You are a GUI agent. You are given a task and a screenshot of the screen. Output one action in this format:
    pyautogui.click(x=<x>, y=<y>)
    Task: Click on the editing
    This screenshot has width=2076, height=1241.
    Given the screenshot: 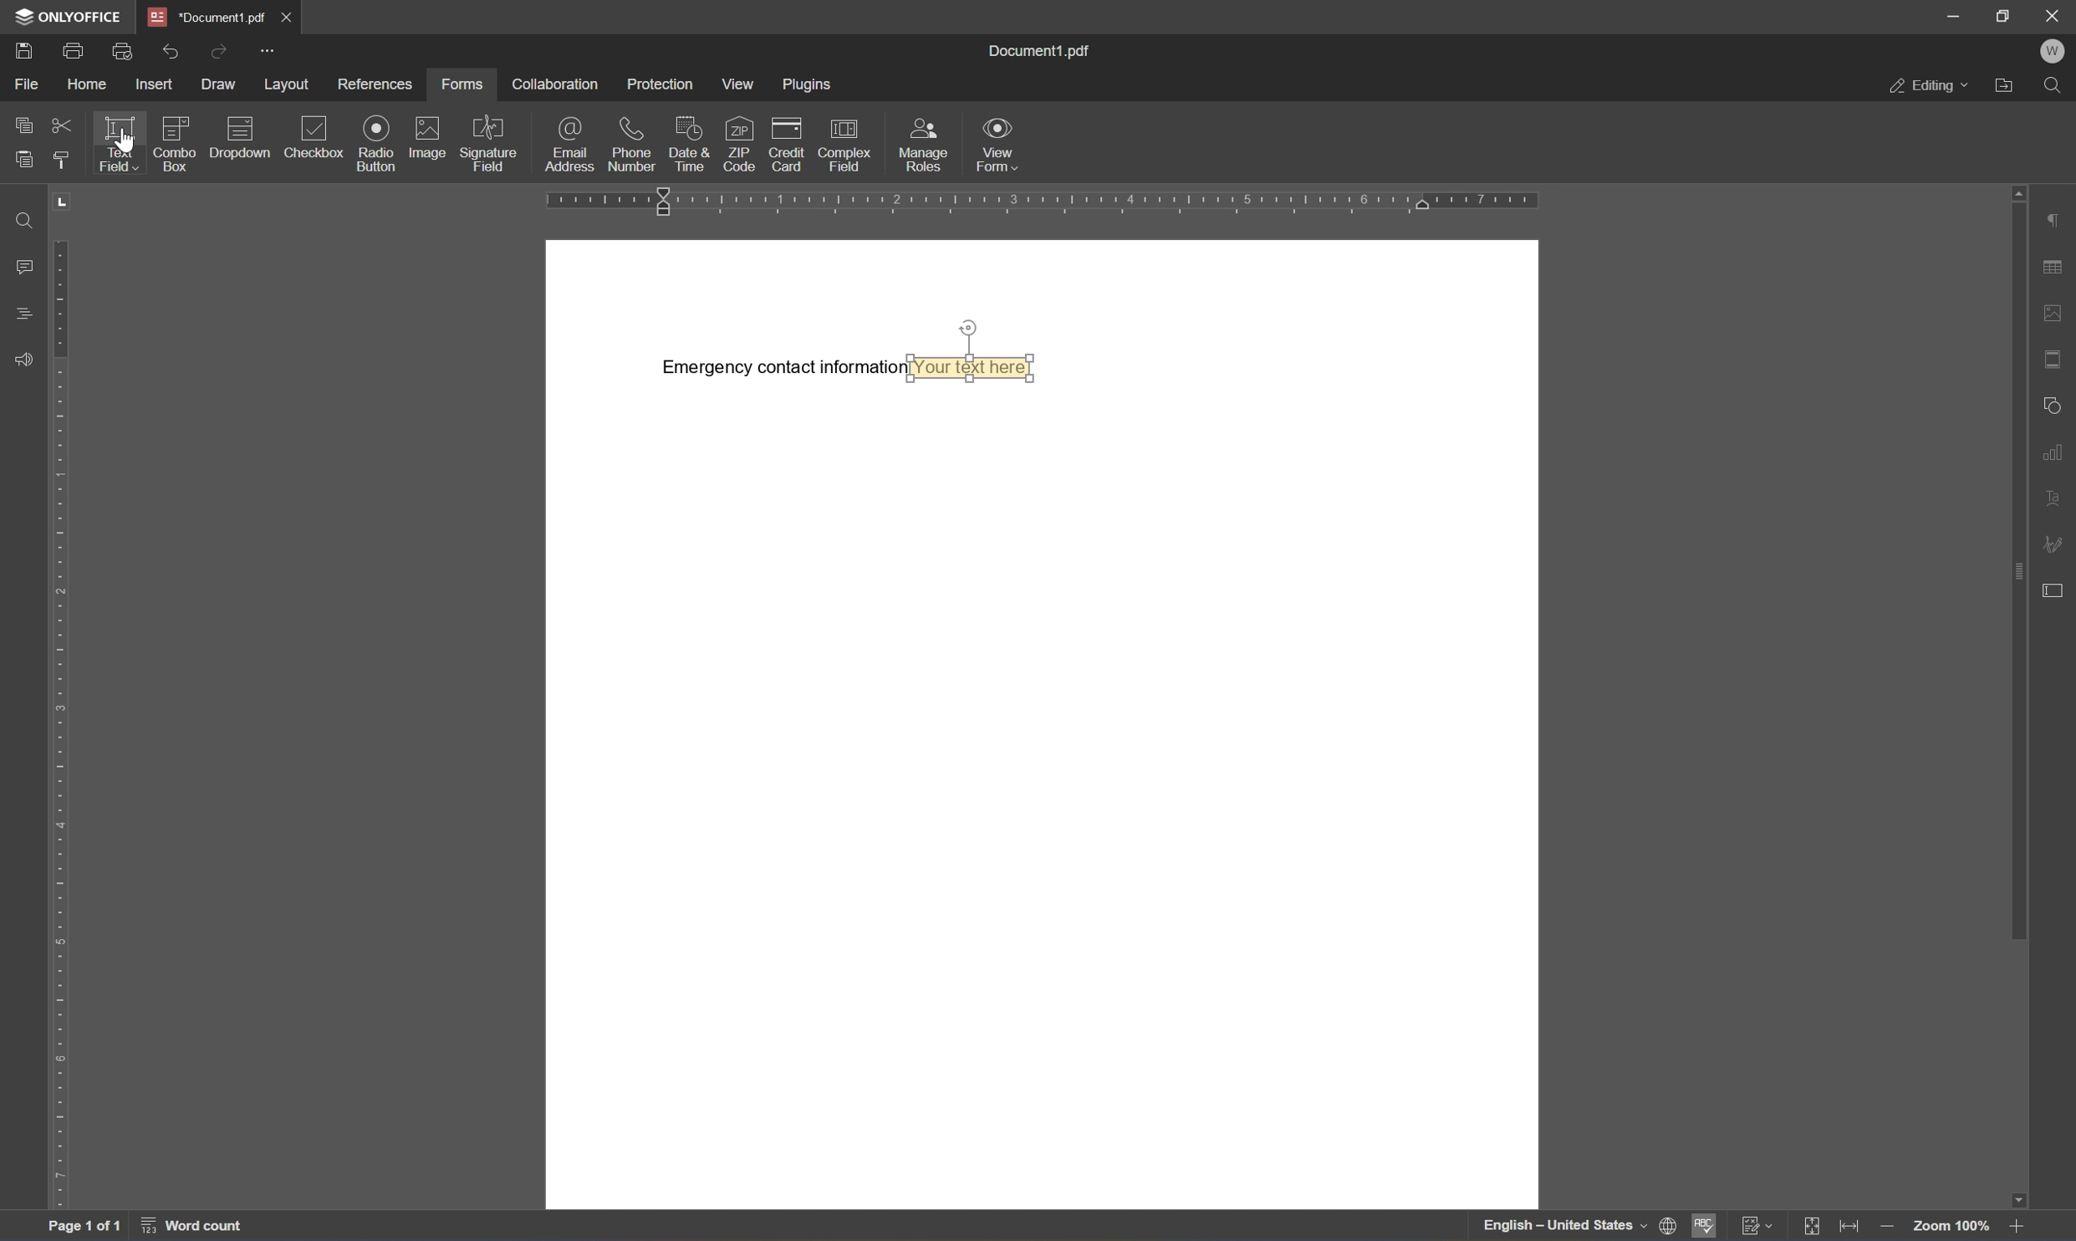 What is the action you would take?
    pyautogui.click(x=1925, y=87)
    